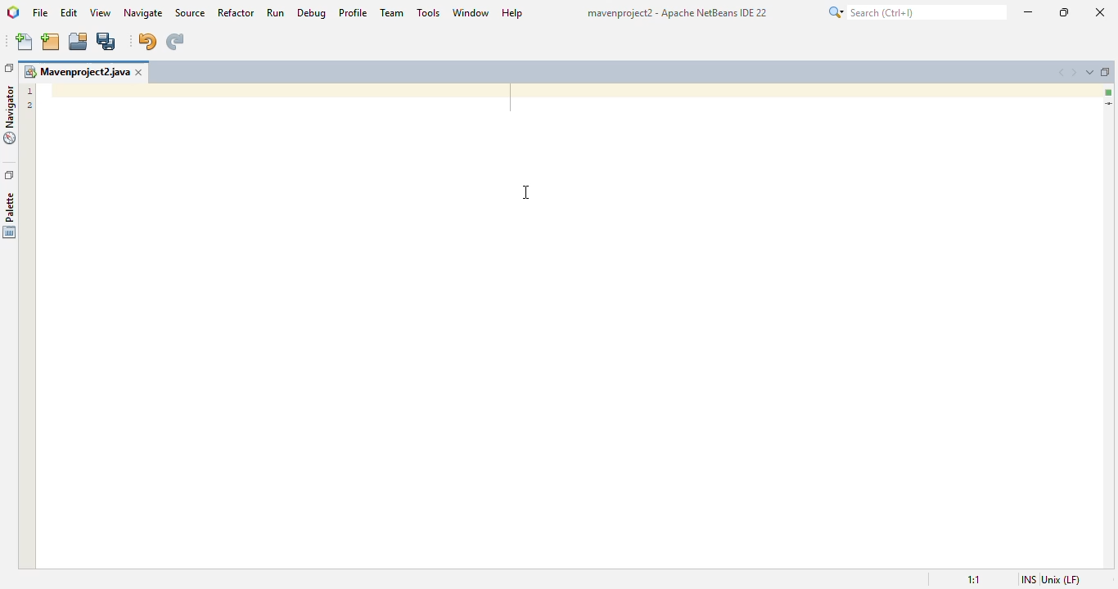 This screenshot has width=1118, height=589. Describe the element at coordinates (9, 68) in the screenshot. I see `restore window group` at that location.